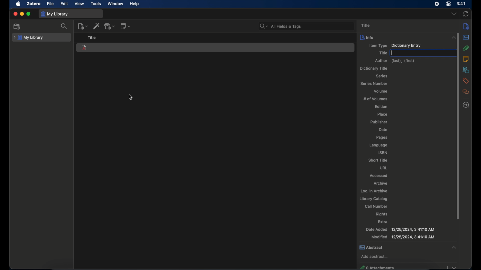  I want to click on scroll box, so click(458, 126).